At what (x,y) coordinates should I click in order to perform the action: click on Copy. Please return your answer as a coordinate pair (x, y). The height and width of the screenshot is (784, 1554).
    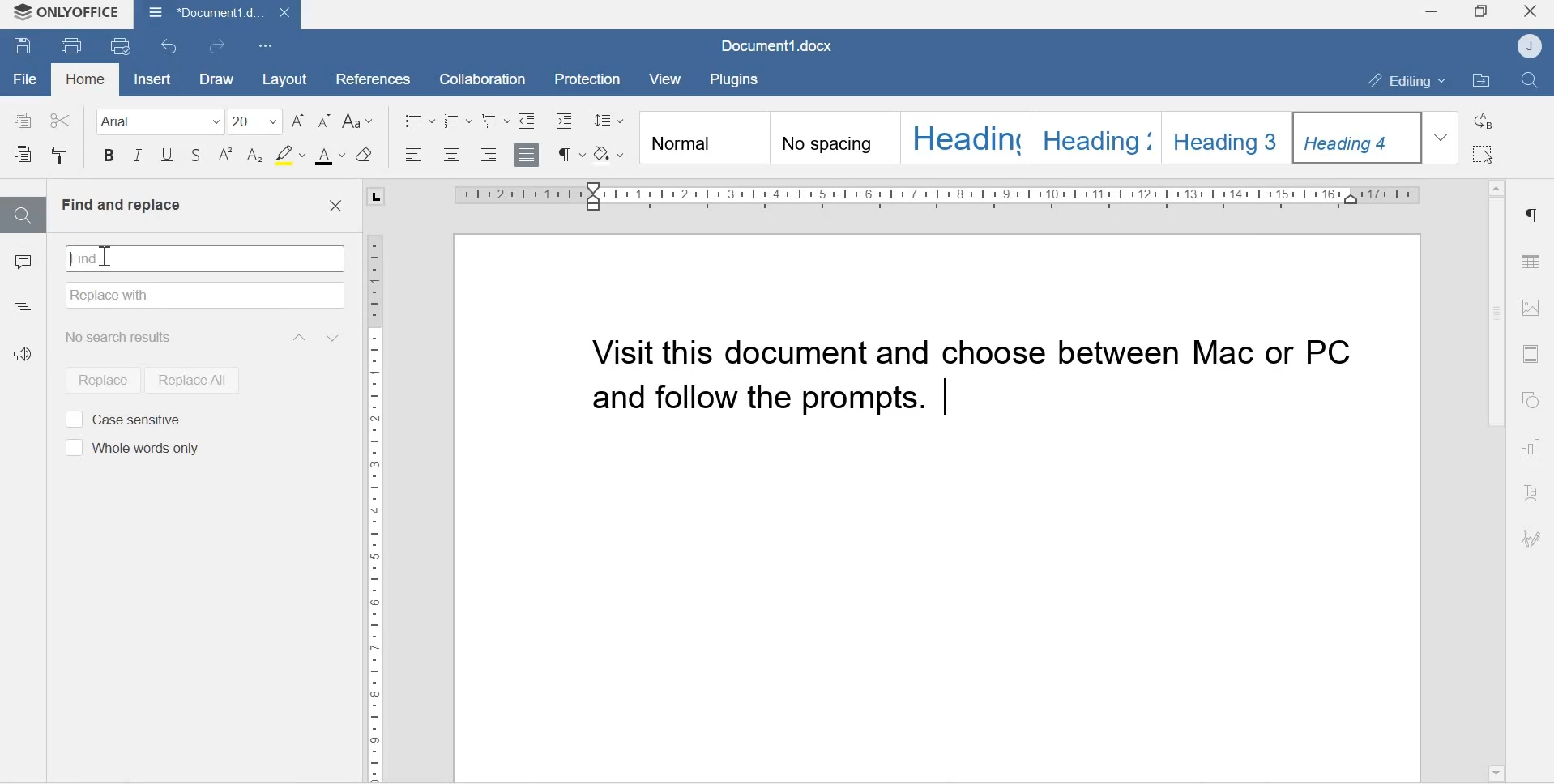
    Looking at the image, I should click on (23, 119).